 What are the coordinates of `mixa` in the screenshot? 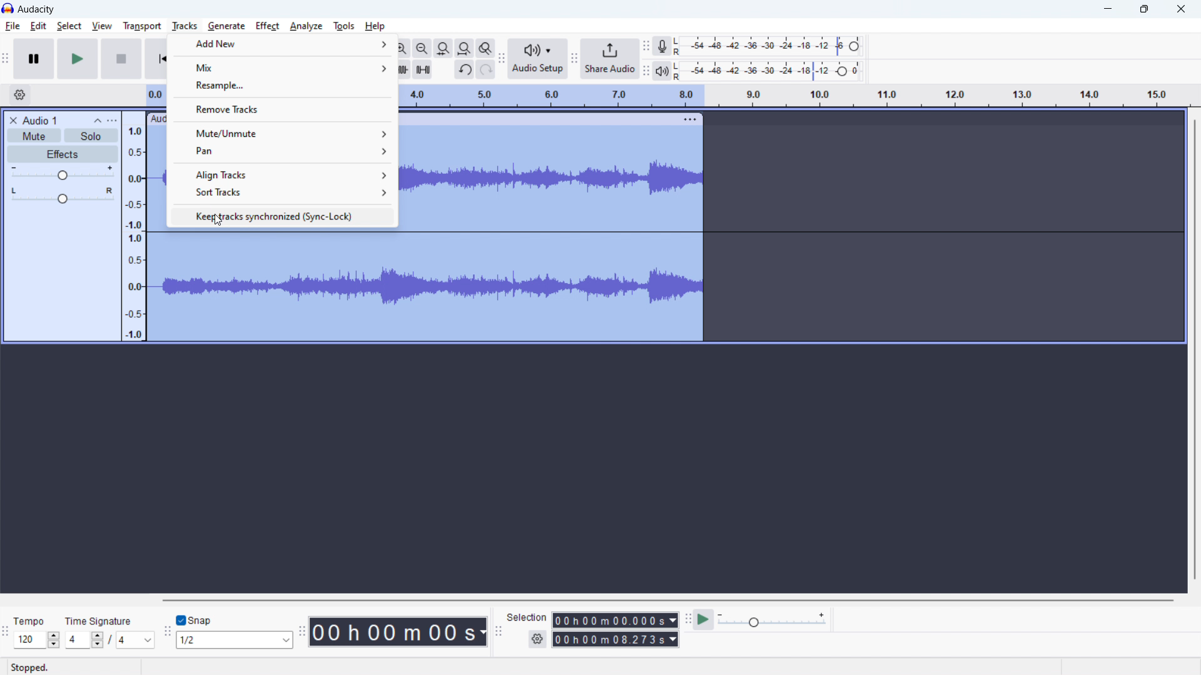 It's located at (281, 67).